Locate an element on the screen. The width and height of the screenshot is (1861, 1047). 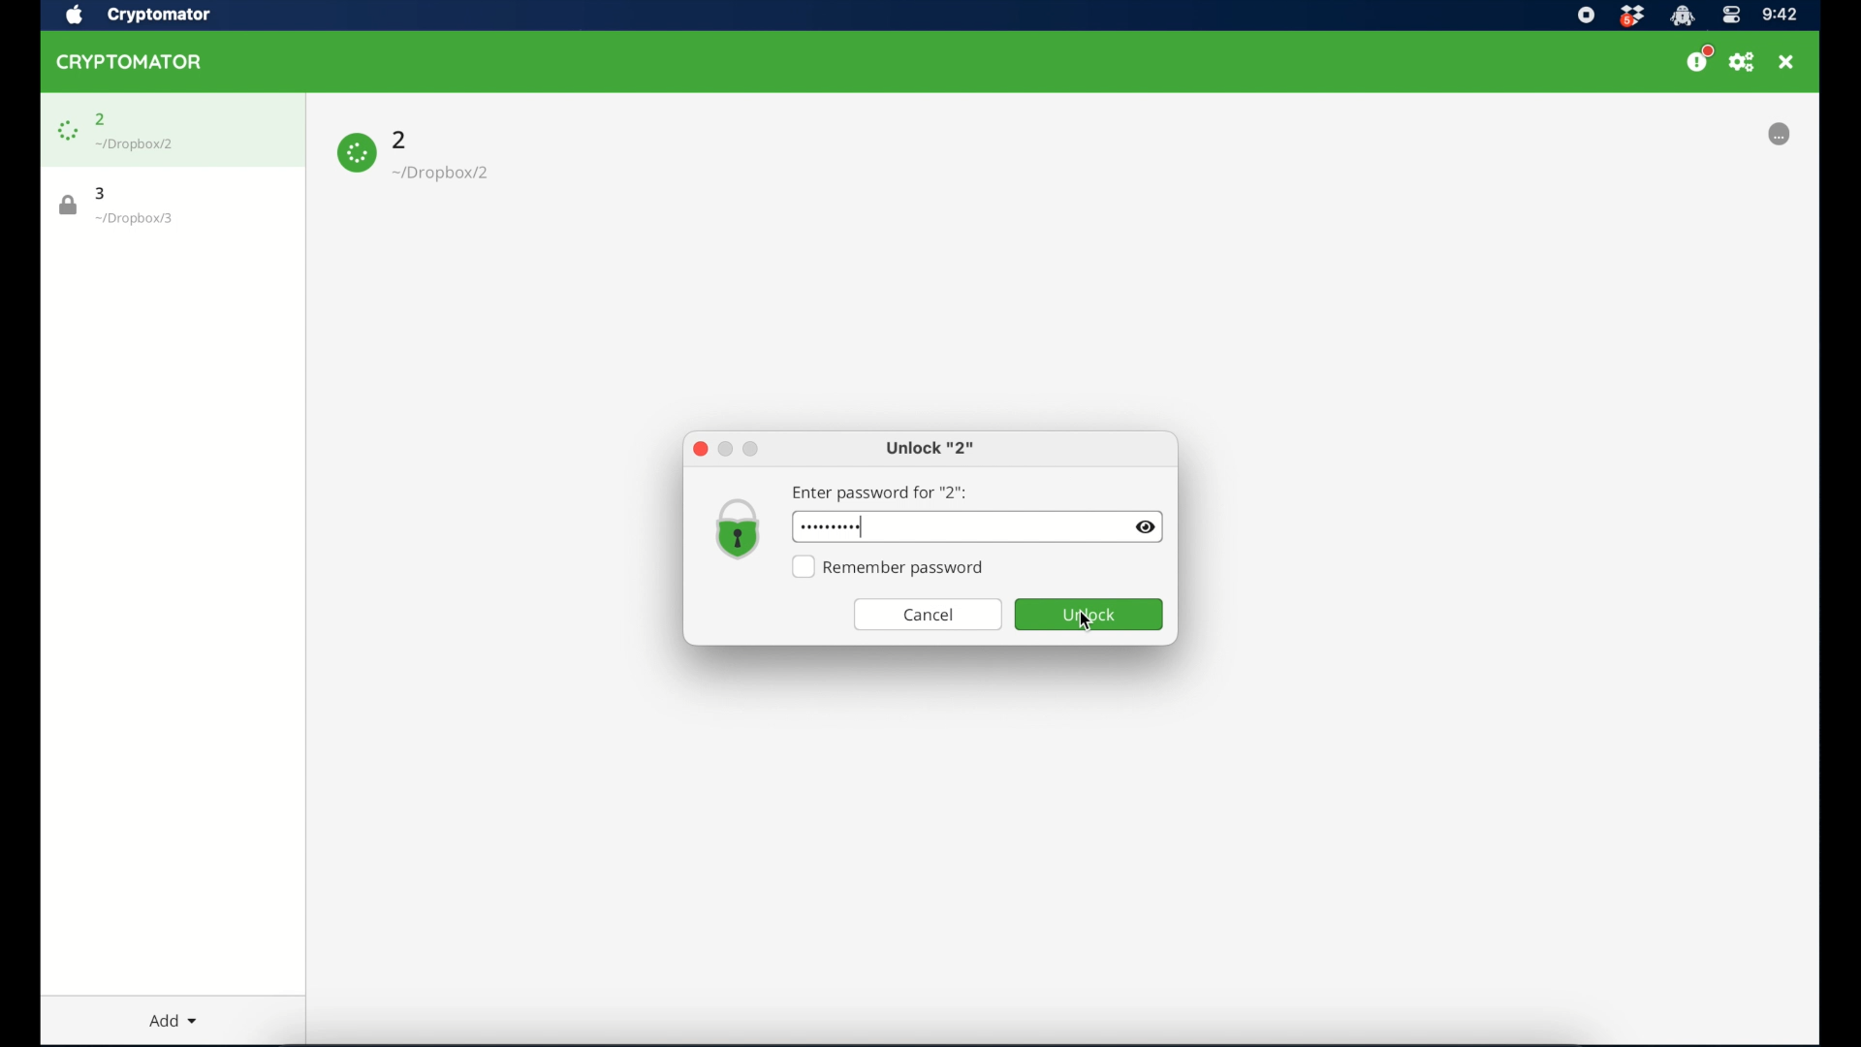
loading is located at coordinates (1779, 135).